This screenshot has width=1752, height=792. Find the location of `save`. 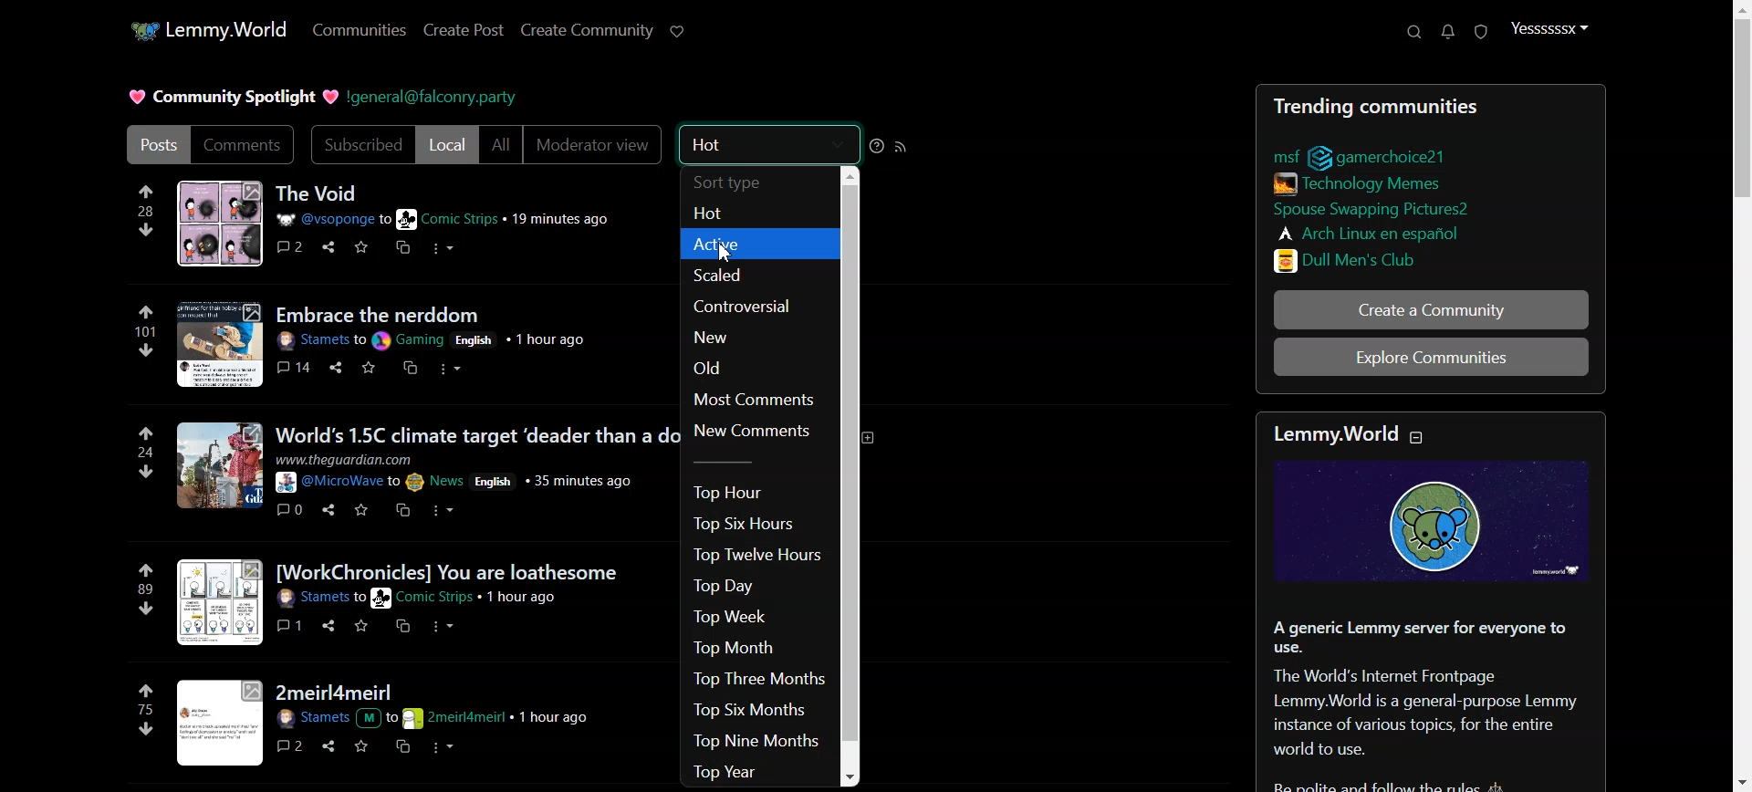

save is located at coordinates (363, 626).